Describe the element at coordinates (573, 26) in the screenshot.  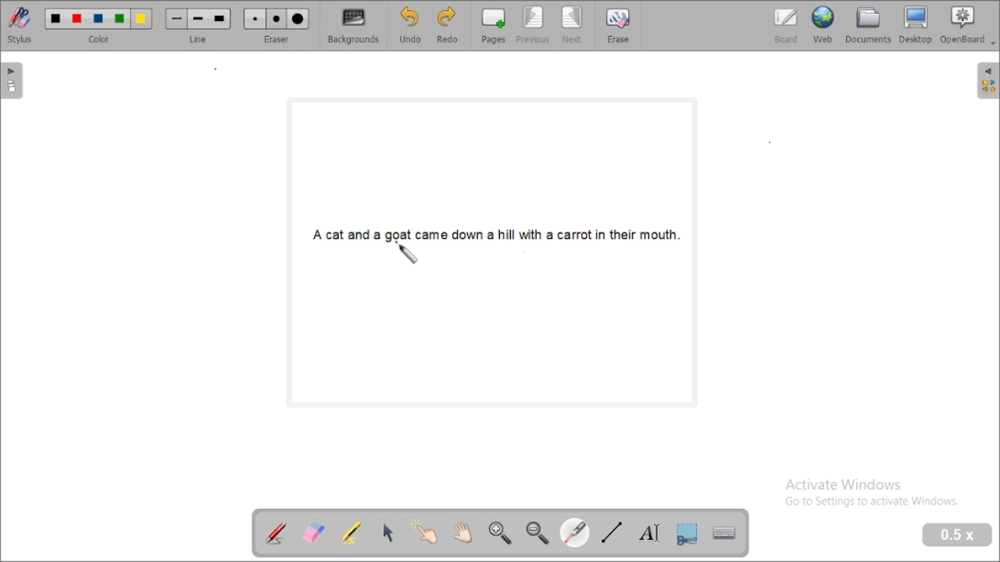
I see `next` at that location.